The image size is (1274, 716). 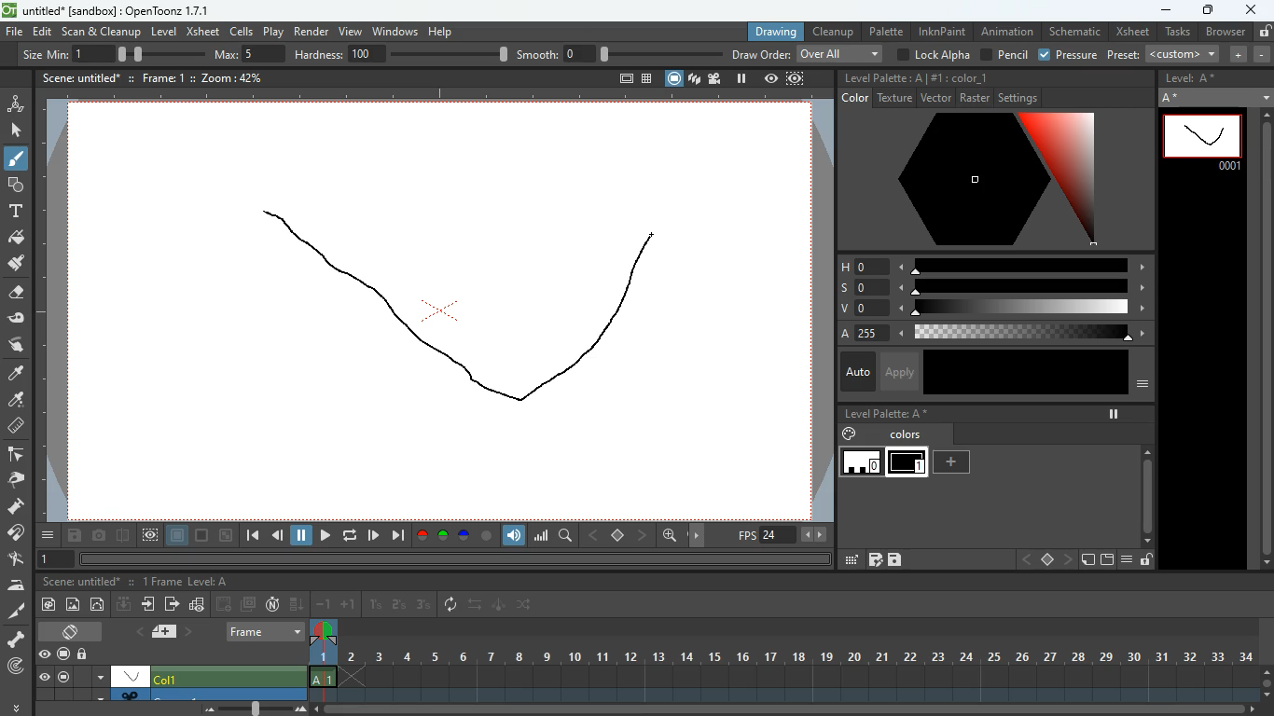 I want to click on animation, so click(x=1009, y=32).